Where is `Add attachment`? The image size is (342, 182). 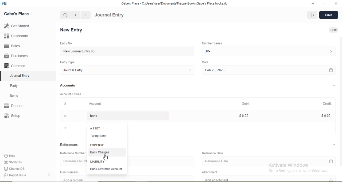 Add attachment is located at coordinates (266, 179).